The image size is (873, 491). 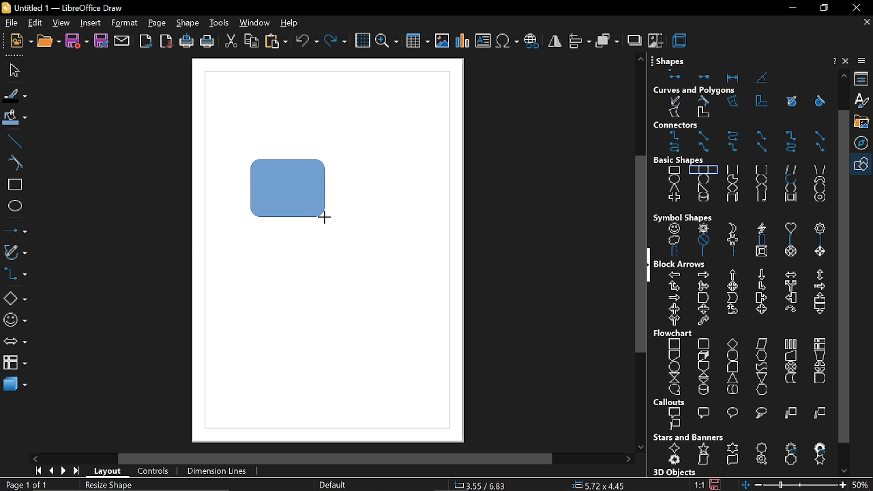 I want to click on open, so click(x=48, y=42).